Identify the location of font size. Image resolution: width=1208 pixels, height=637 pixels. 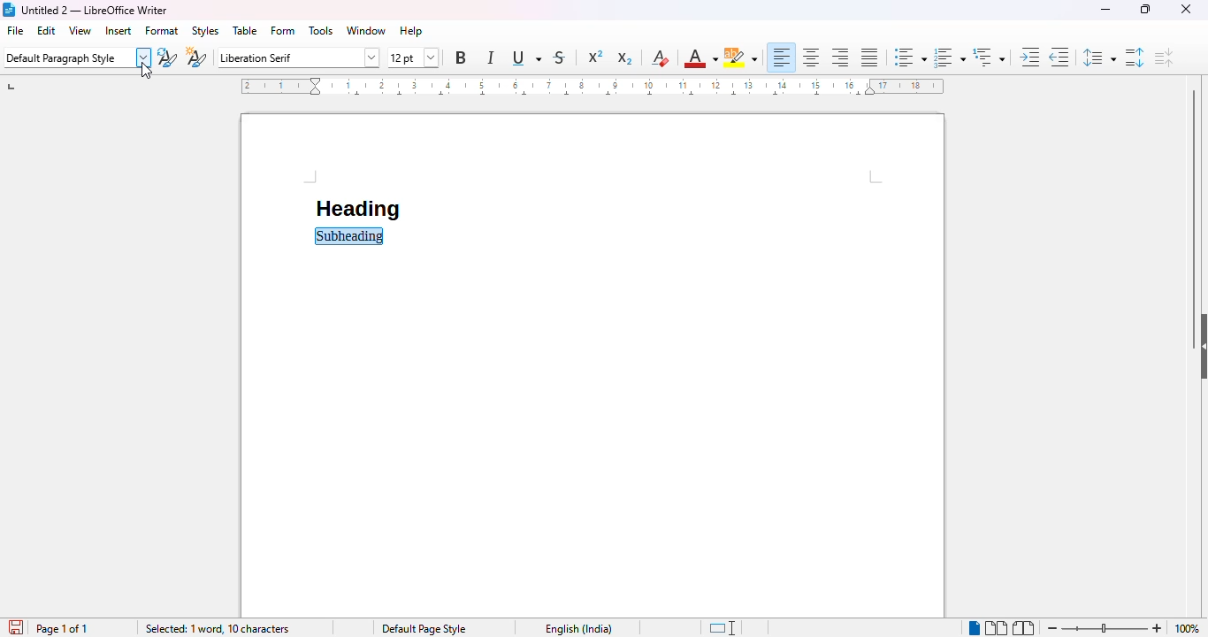
(414, 58).